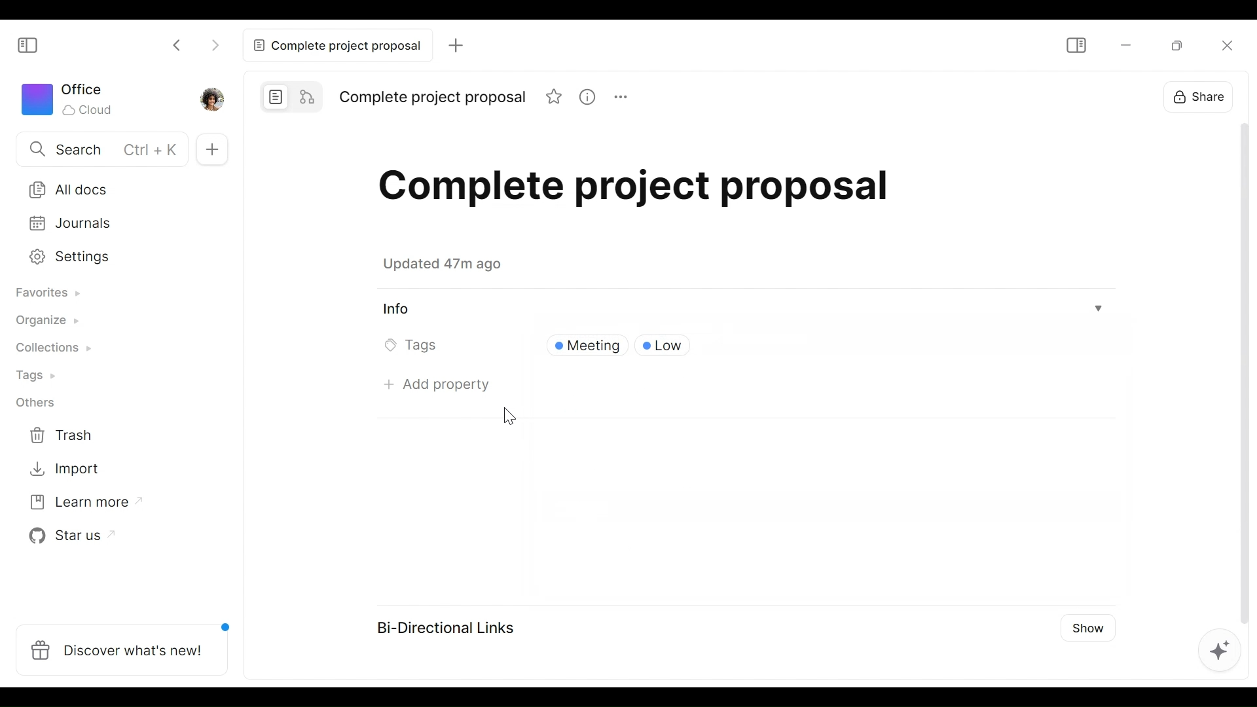 The image size is (1257, 707). What do you see at coordinates (41, 405) in the screenshot?
I see `Others` at bounding box center [41, 405].